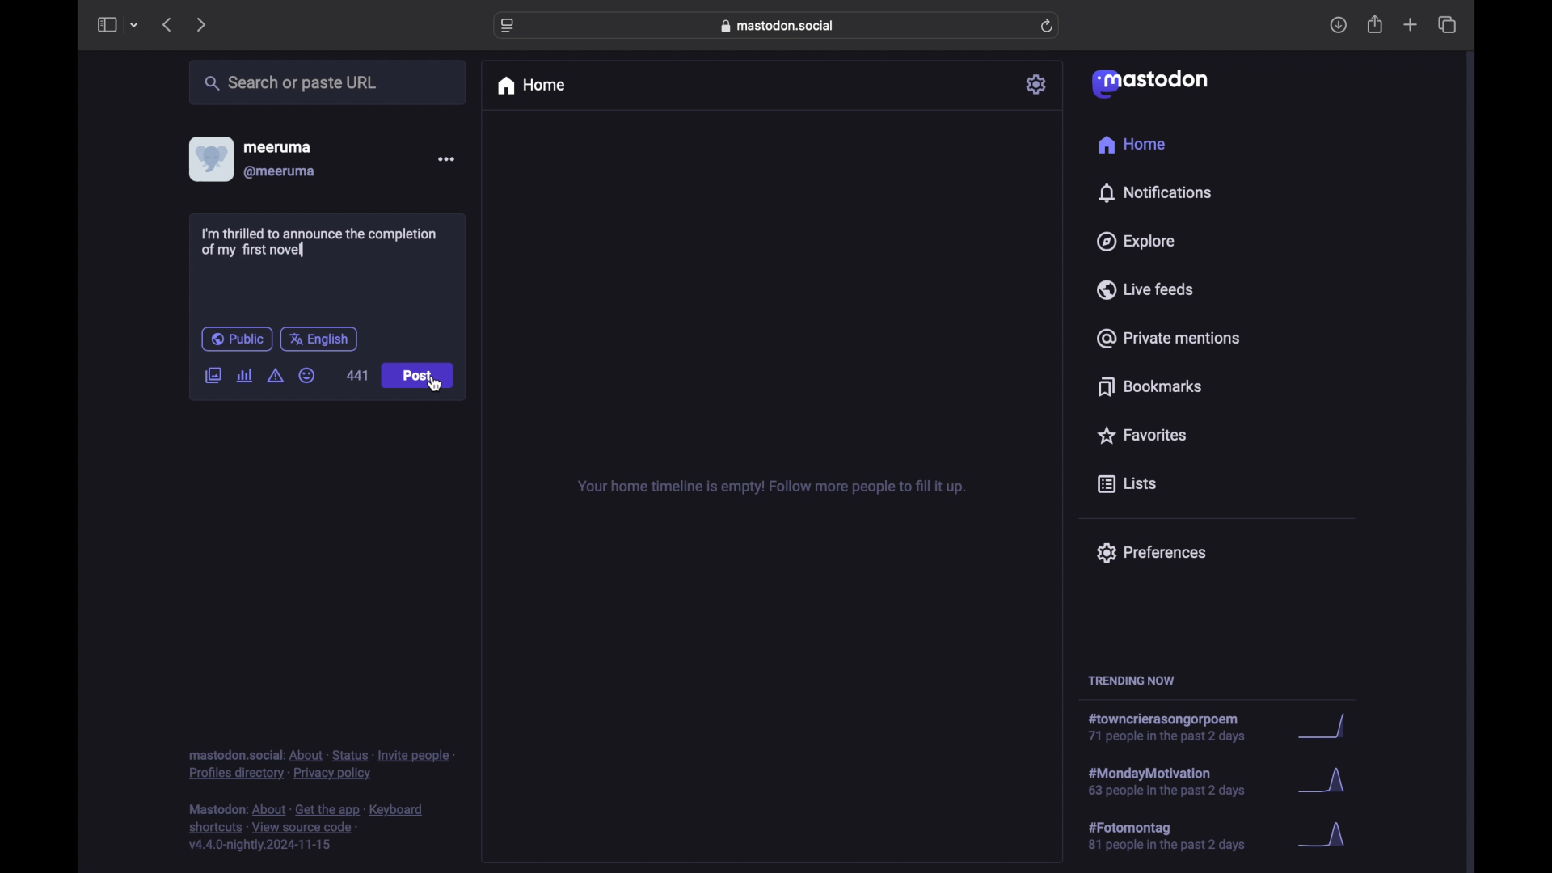  What do you see at coordinates (200, 26) in the screenshot?
I see `next` at bounding box center [200, 26].